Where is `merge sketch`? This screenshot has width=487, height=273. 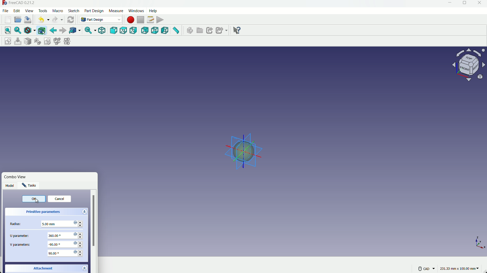 merge sketch is located at coordinates (57, 41).